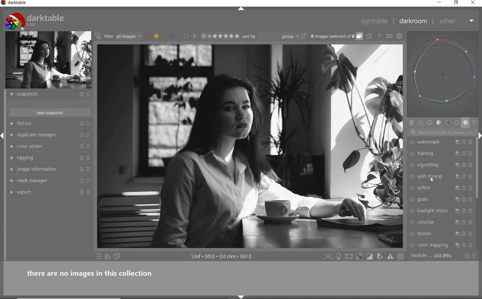  What do you see at coordinates (442, 132) in the screenshot?
I see `search module by name` at bounding box center [442, 132].